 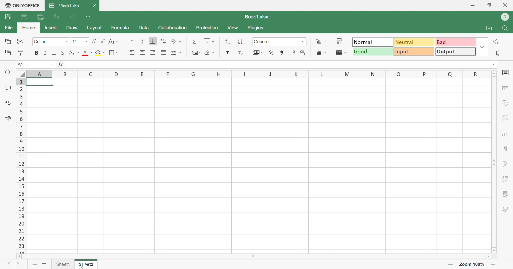 What do you see at coordinates (46, 52) in the screenshot?
I see `Italic` at bounding box center [46, 52].